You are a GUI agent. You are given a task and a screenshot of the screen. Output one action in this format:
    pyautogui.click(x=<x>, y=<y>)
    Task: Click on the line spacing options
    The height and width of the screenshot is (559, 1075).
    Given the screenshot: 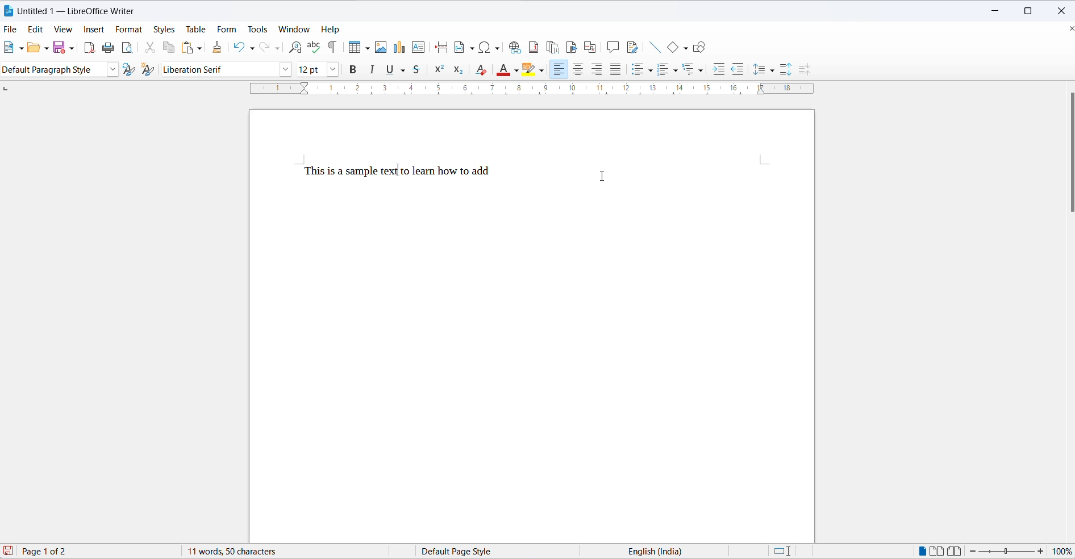 What is the action you would take?
    pyautogui.click(x=776, y=71)
    